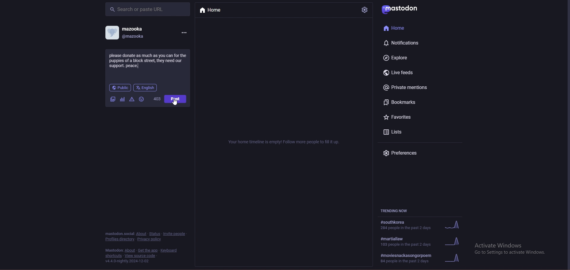 This screenshot has height=270, width=570. What do you see at coordinates (122, 100) in the screenshot?
I see `cafier they fear` at bounding box center [122, 100].